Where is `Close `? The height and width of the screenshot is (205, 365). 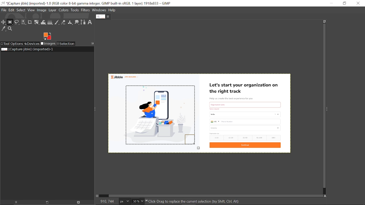 Close  is located at coordinates (358, 3).